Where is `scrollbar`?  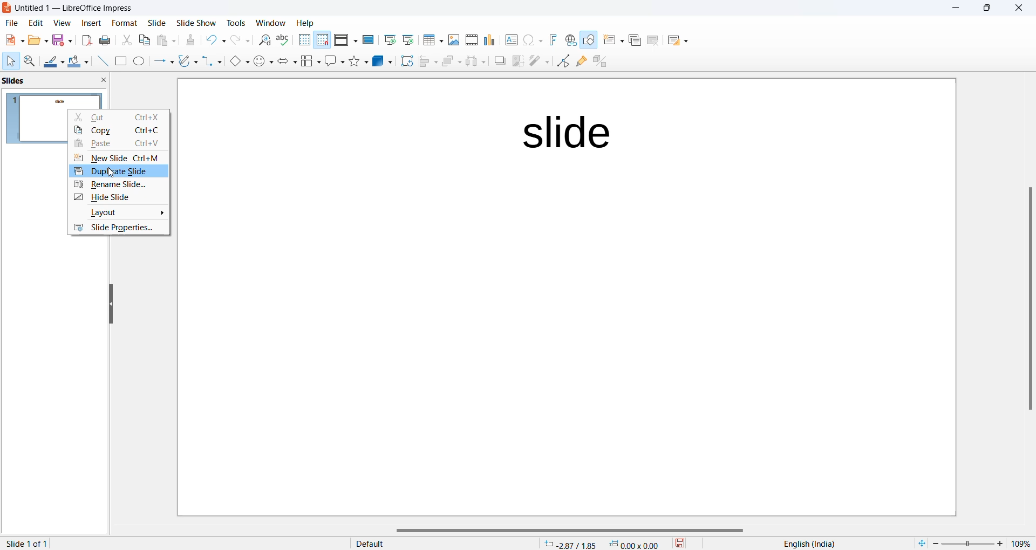 scrollbar is located at coordinates (1030, 298).